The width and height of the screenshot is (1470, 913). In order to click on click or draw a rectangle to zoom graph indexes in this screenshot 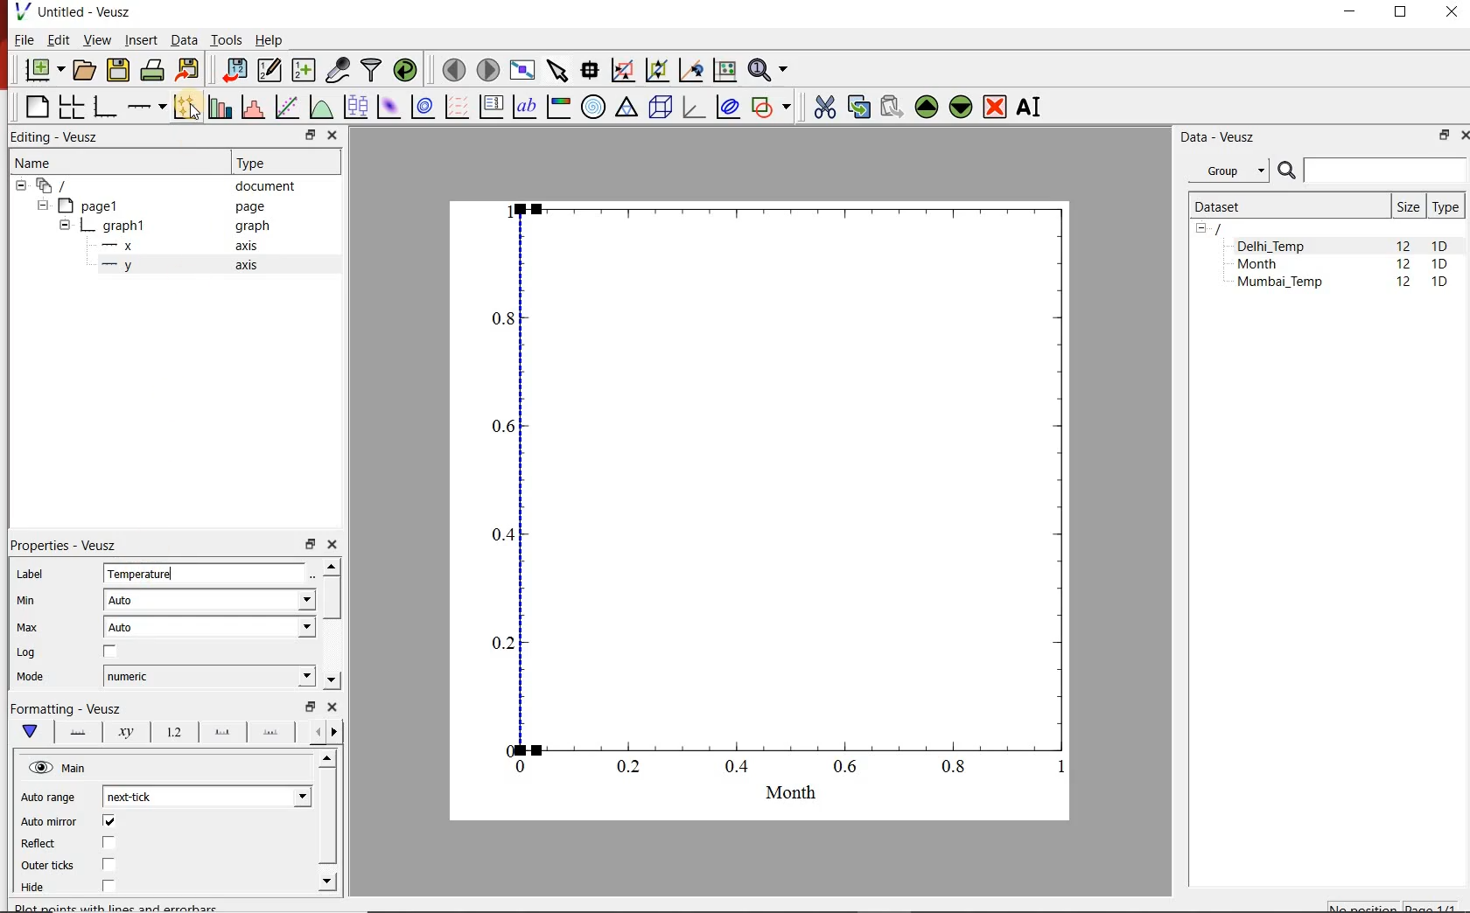, I will do `click(623, 71)`.